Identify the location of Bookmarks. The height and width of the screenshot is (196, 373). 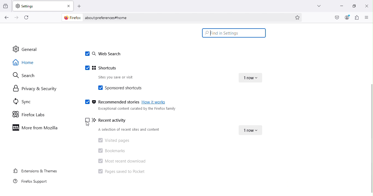
(111, 150).